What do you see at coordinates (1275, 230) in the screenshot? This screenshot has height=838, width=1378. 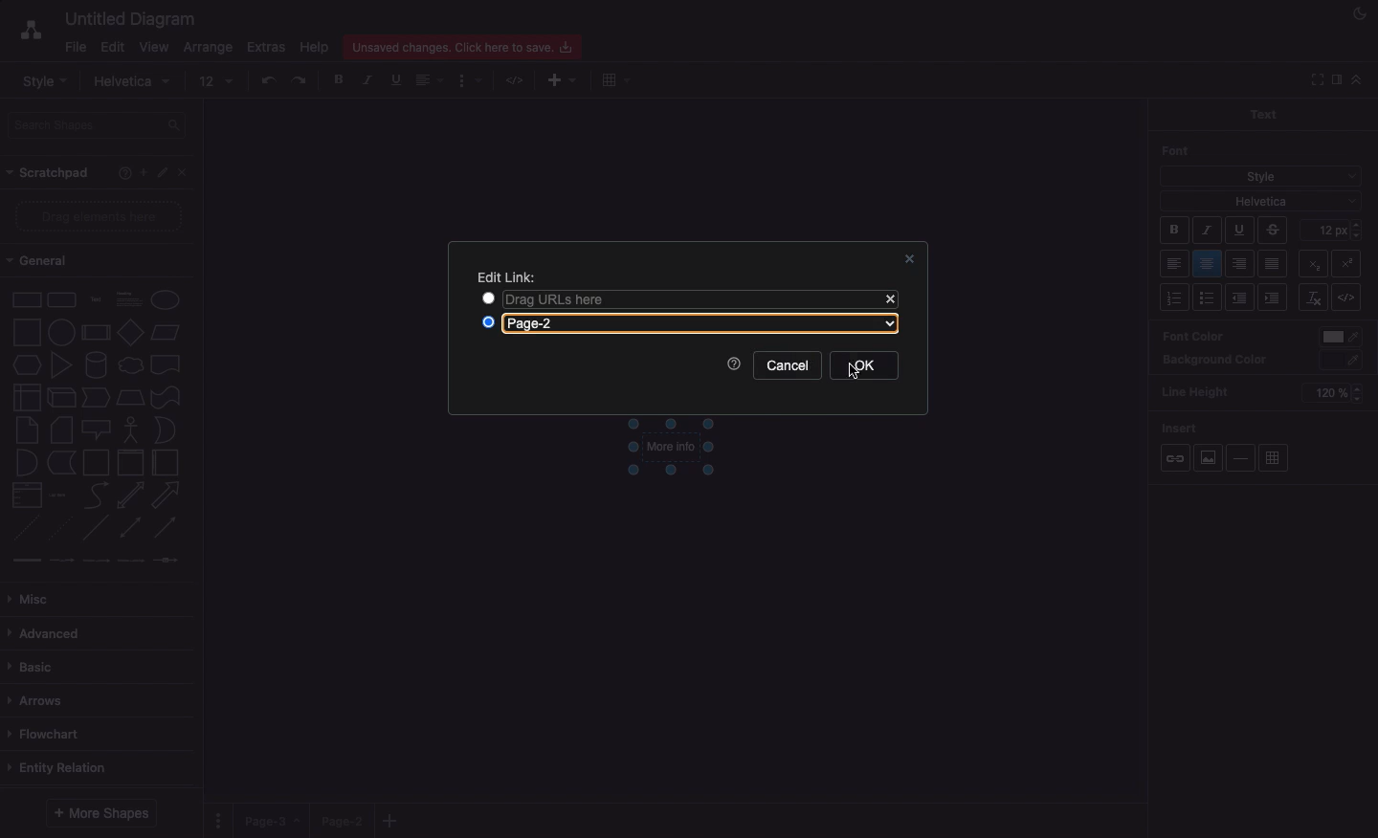 I see `Strikethrough` at bounding box center [1275, 230].